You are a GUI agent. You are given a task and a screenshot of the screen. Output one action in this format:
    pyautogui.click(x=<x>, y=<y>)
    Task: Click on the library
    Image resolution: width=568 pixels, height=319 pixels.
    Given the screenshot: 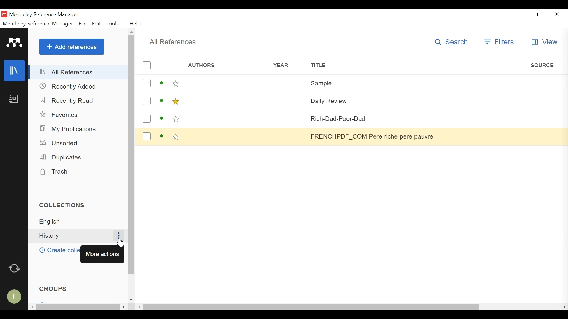 What is the action you would take?
    pyautogui.click(x=14, y=71)
    